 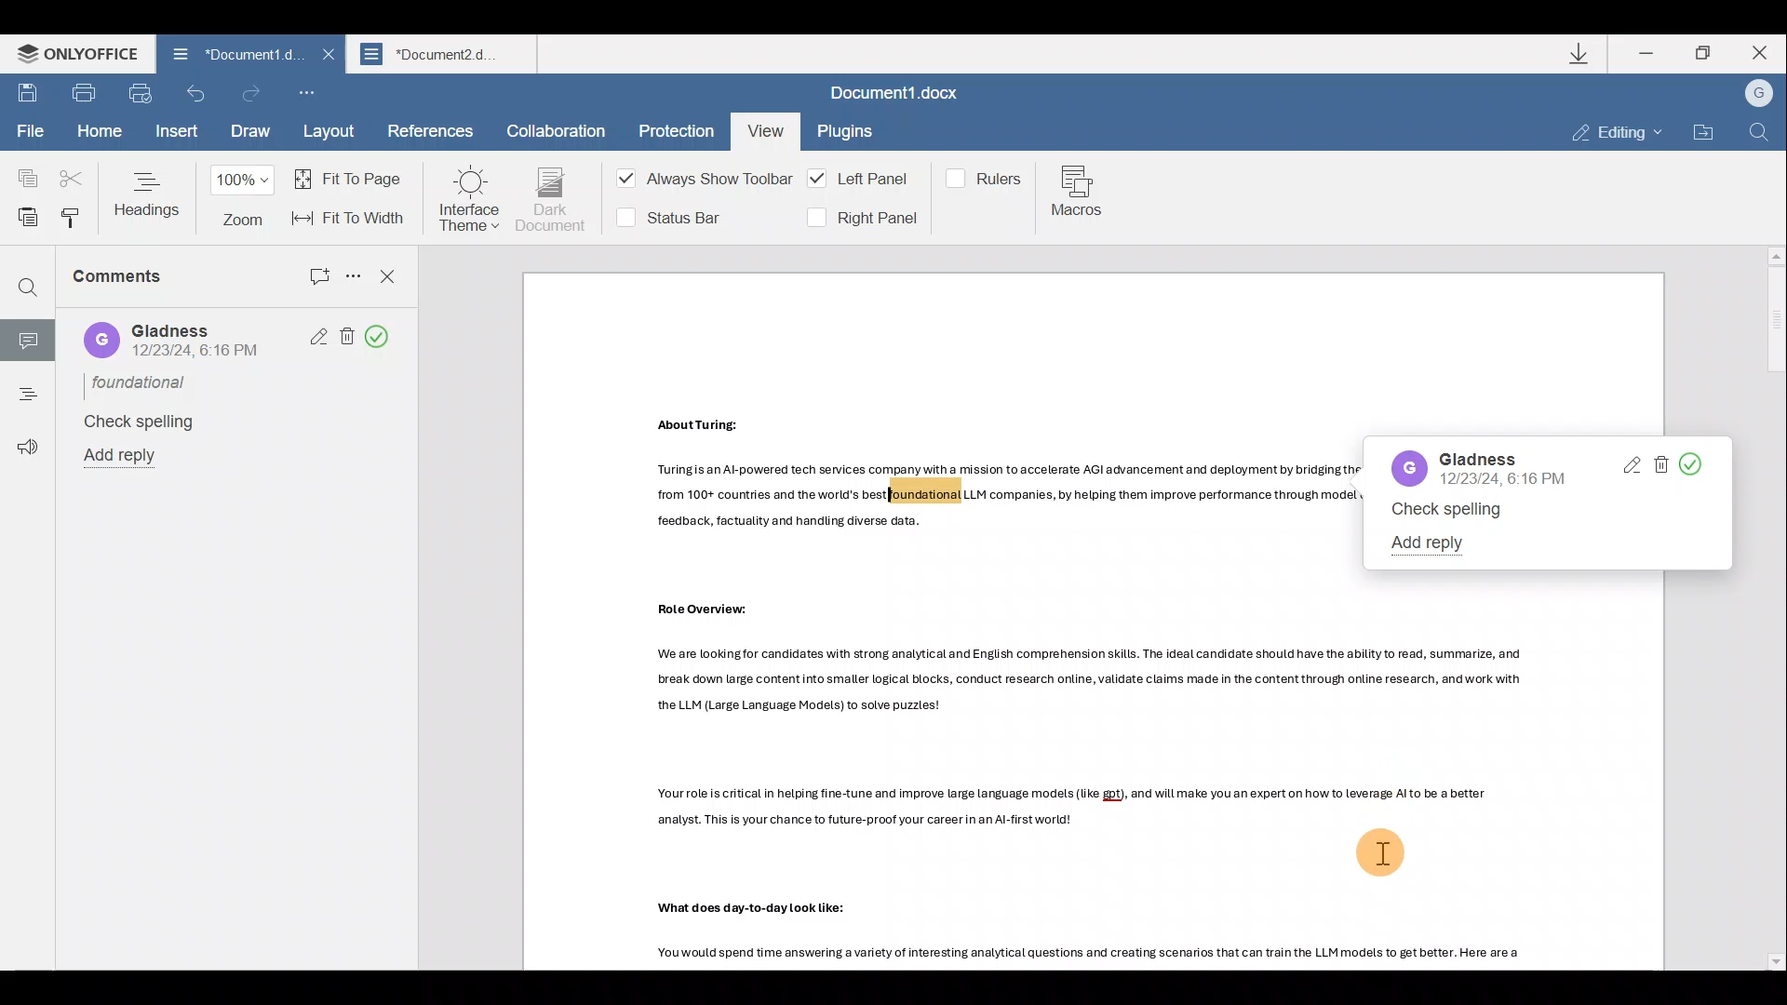 I want to click on Fit to page, so click(x=352, y=178).